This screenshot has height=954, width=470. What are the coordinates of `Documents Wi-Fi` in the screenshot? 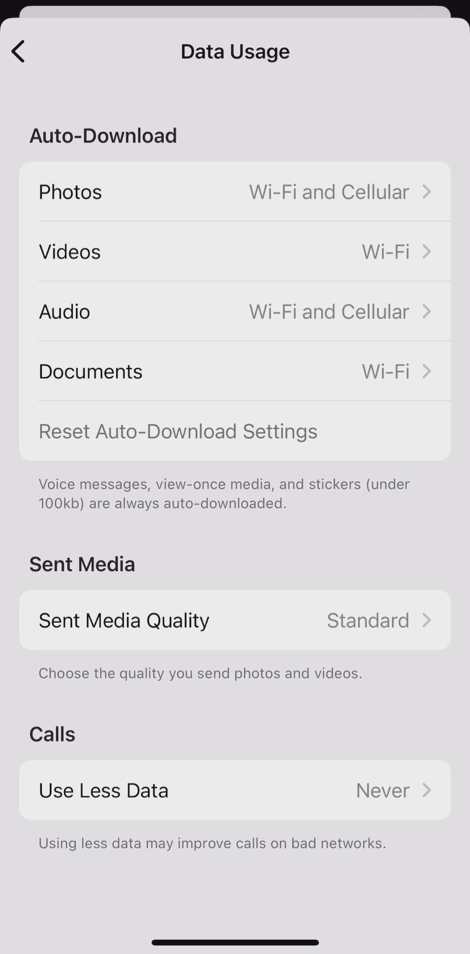 It's located at (237, 371).